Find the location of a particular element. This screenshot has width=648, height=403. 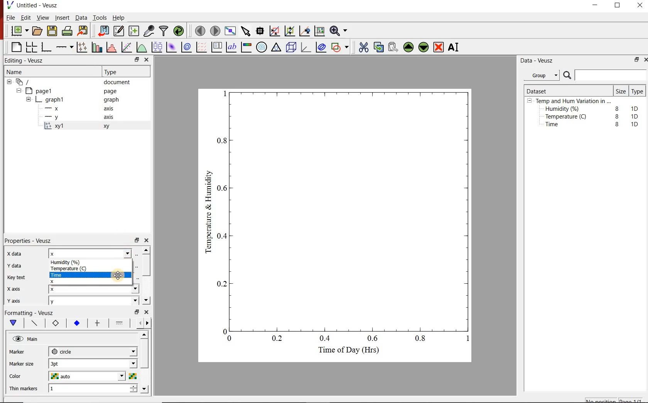

maximize is located at coordinates (621, 5).